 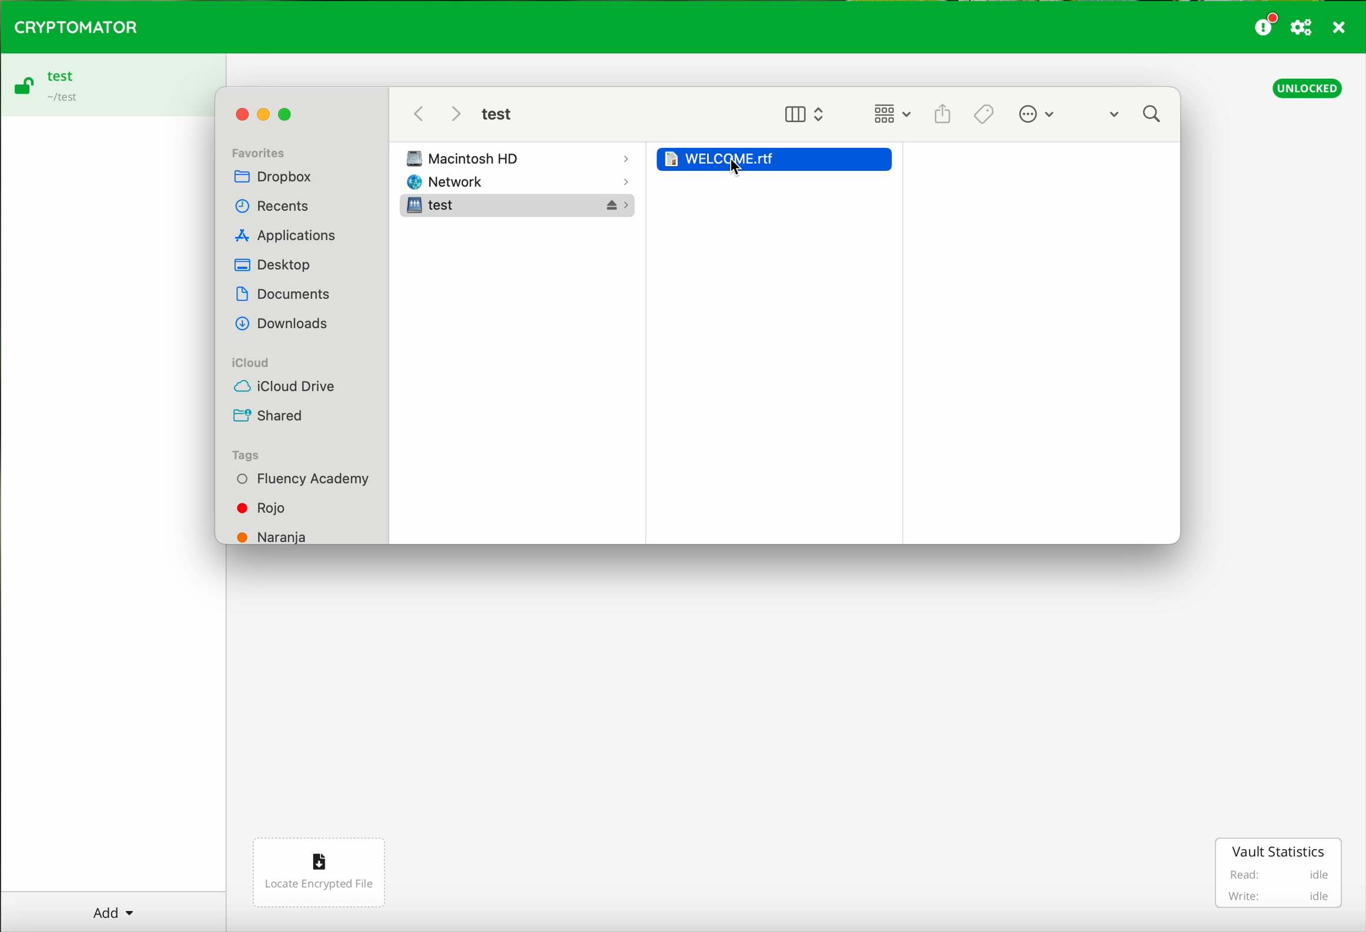 What do you see at coordinates (778, 156) in the screenshot?
I see `Welcome.rtf` at bounding box center [778, 156].